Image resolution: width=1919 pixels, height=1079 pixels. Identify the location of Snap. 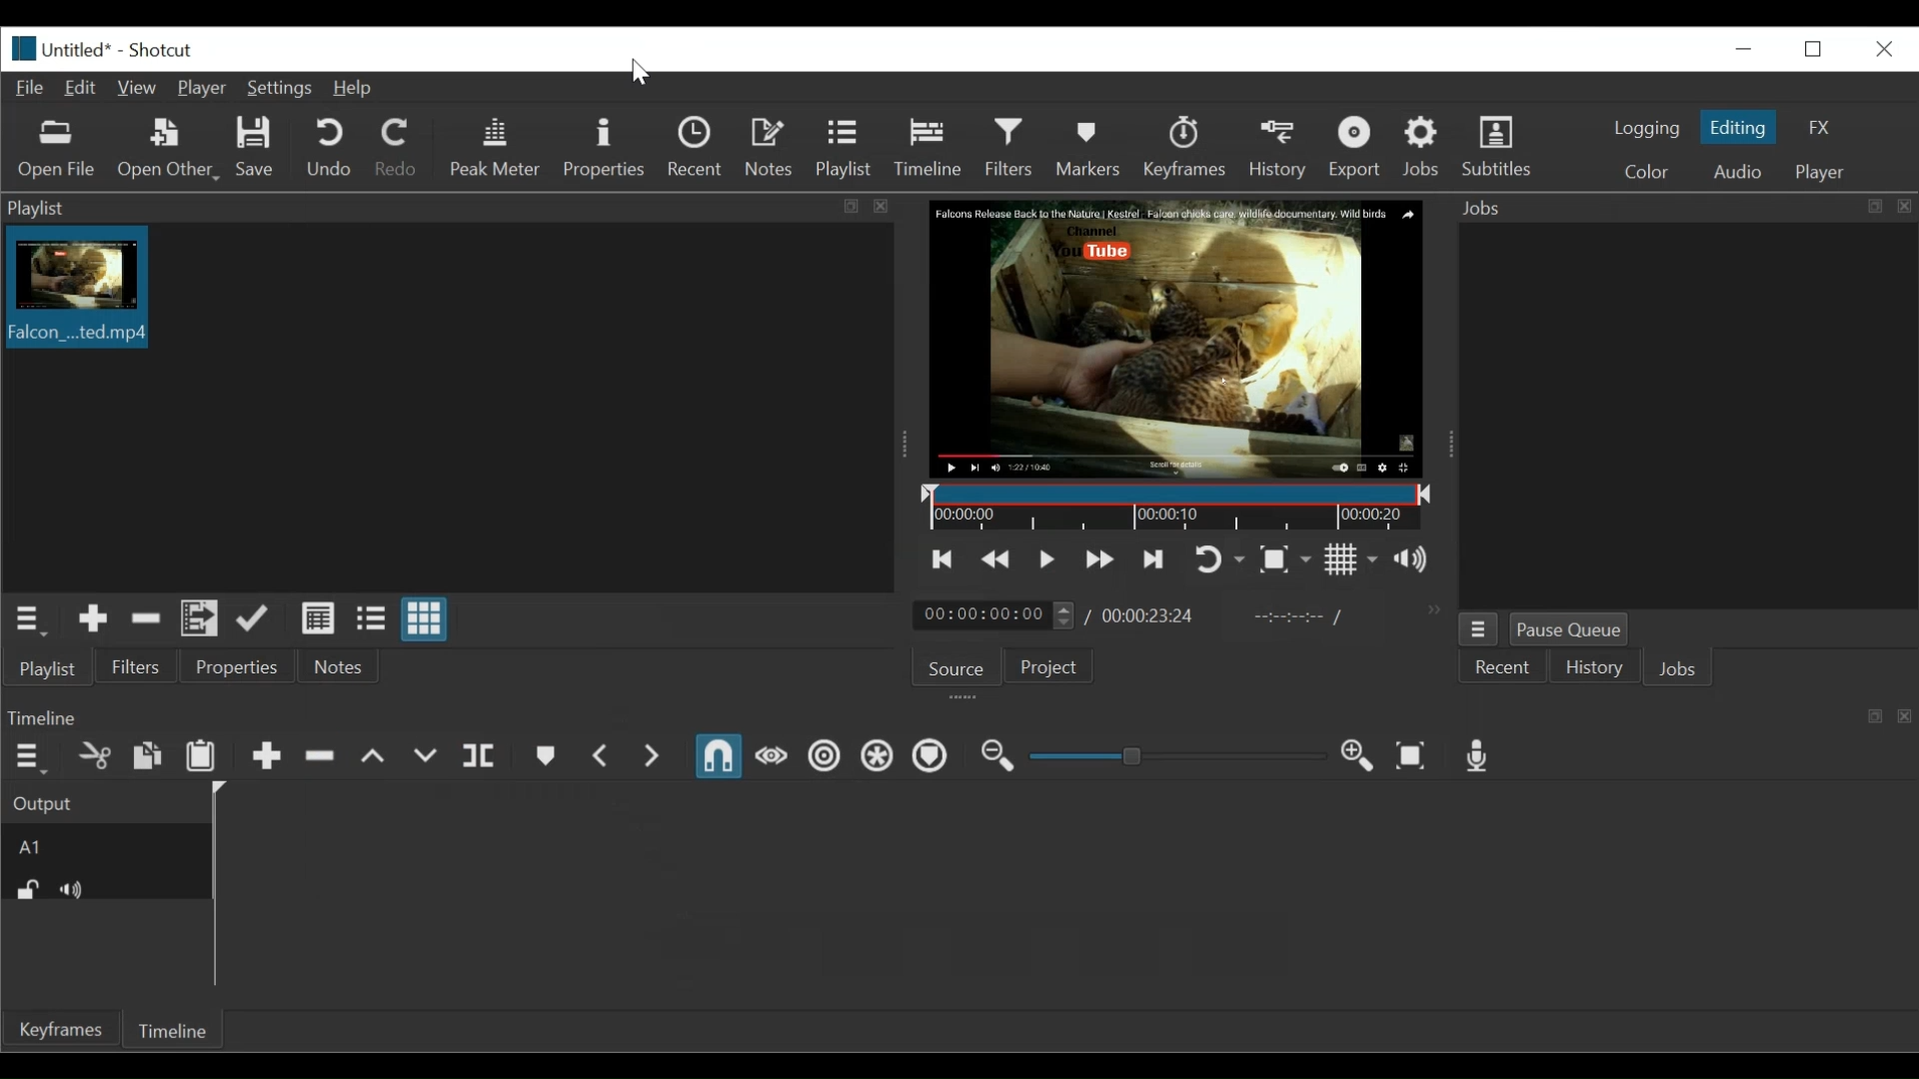
(722, 759).